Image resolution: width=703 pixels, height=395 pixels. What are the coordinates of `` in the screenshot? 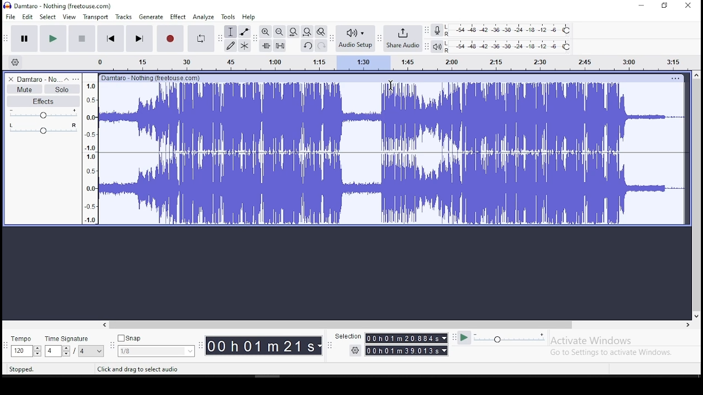 It's located at (332, 38).